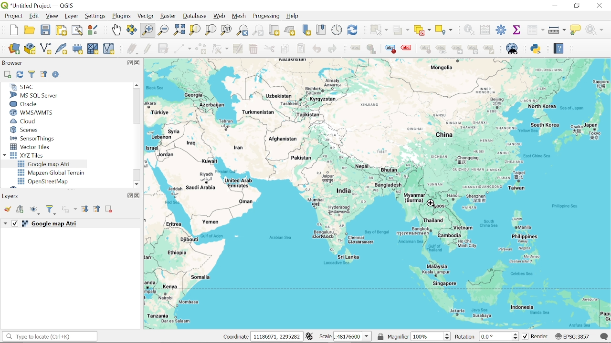 The width and height of the screenshot is (611, 343). Describe the element at coordinates (128, 195) in the screenshot. I see `Restore down` at that location.